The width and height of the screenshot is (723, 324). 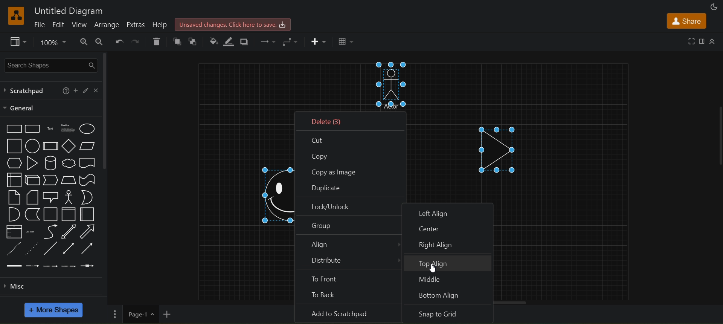 What do you see at coordinates (349, 296) in the screenshot?
I see `to back` at bounding box center [349, 296].